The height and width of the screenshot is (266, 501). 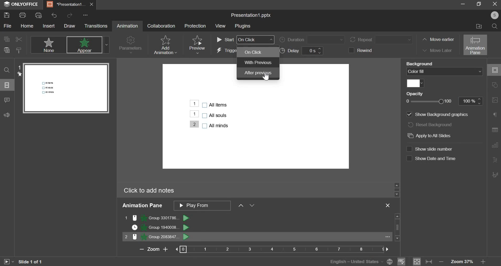 What do you see at coordinates (23, 15) in the screenshot?
I see `print` at bounding box center [23, 15].